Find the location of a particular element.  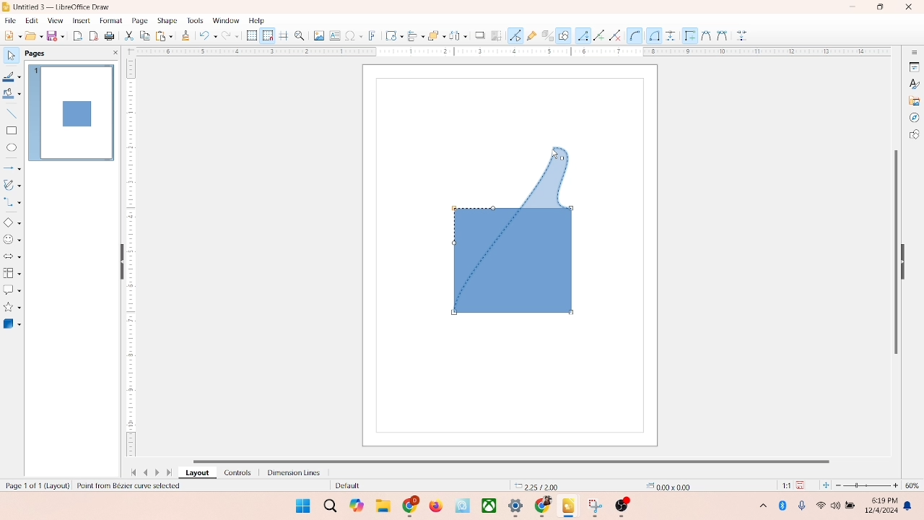

time and date is located at coordinates (880, 503).